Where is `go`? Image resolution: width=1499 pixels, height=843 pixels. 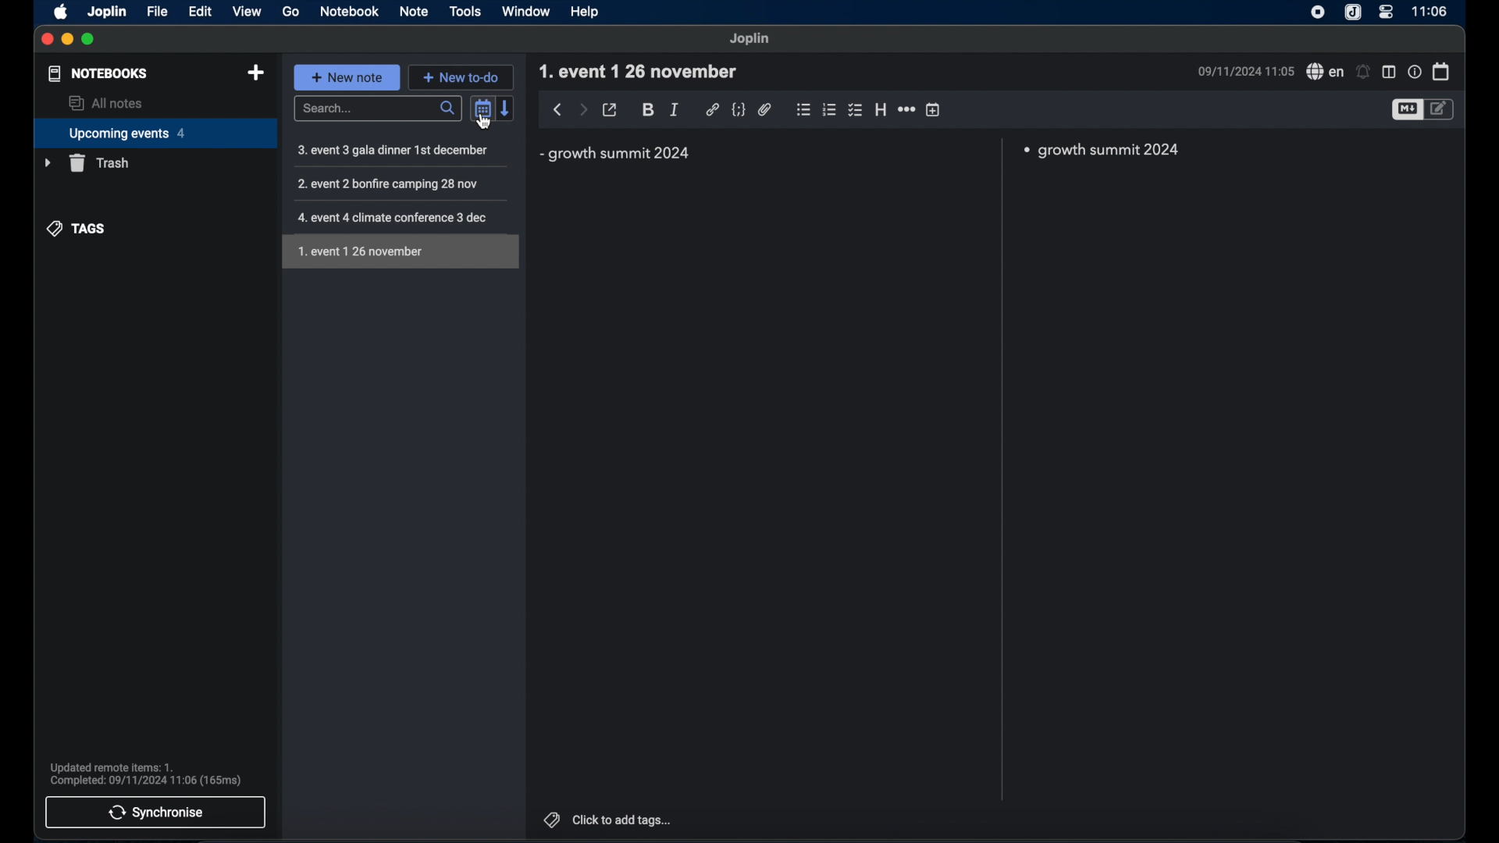
go is located at coordinates (291, 13).